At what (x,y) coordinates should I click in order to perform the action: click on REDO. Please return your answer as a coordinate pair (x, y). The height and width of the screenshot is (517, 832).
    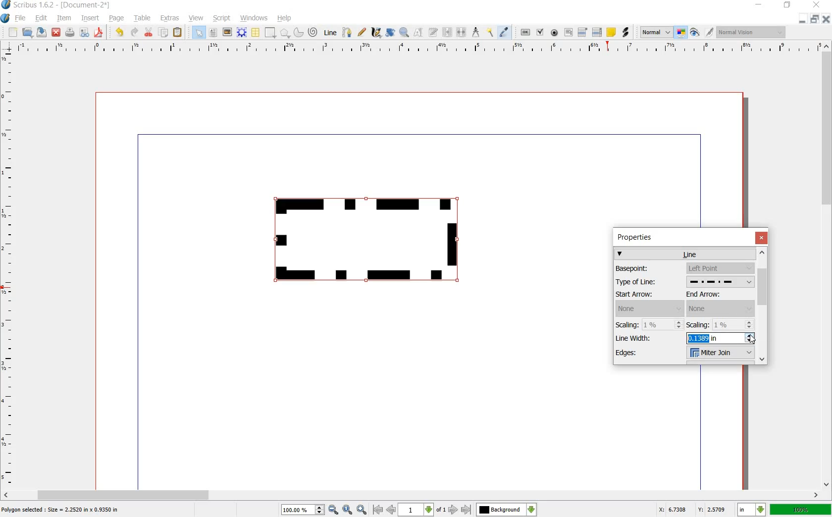
    Looking at the image, I should click on (135, 33).